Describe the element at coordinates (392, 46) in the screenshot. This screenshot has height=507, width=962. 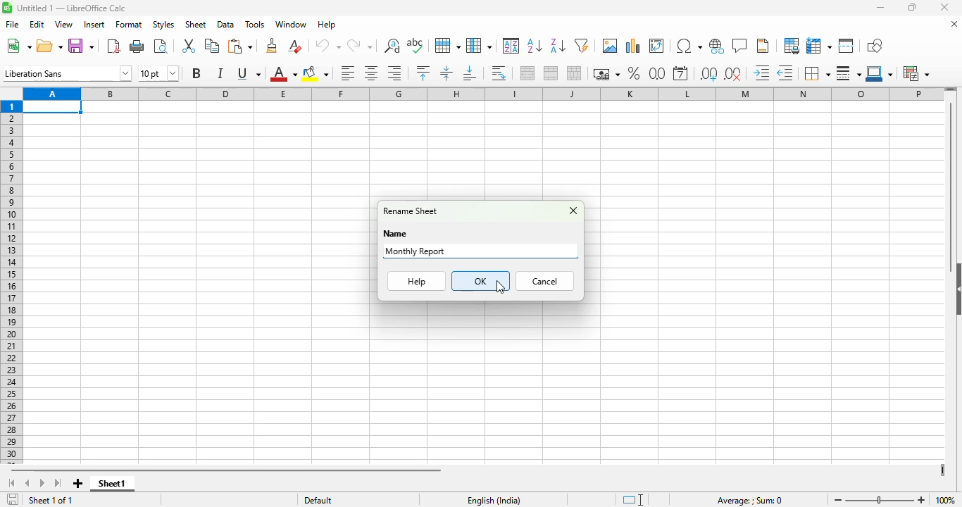
I see `find and replace` at that location.